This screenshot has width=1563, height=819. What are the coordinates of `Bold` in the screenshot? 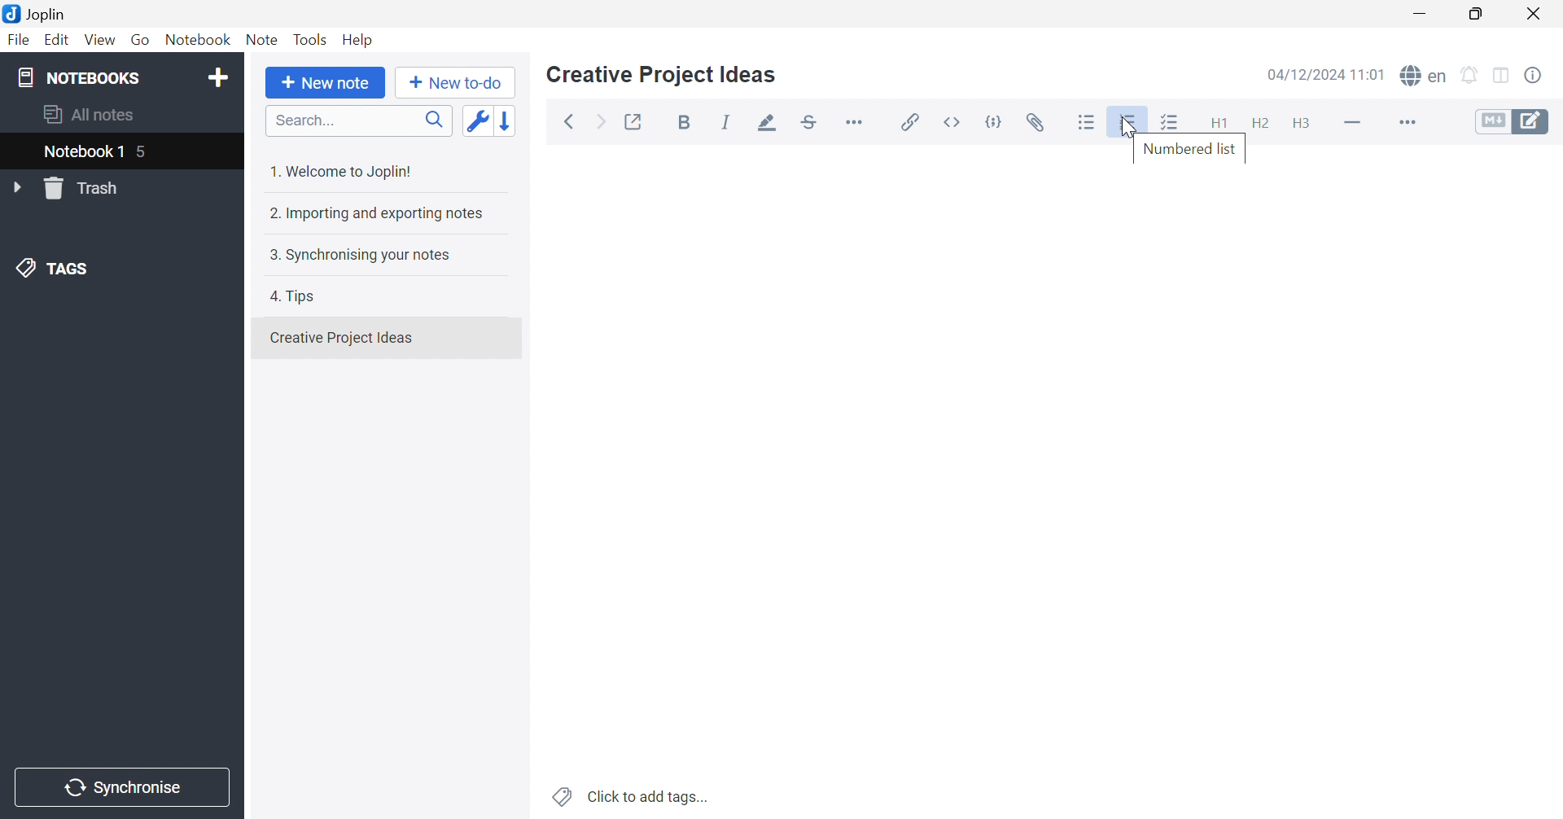 It's located at (687, 124).